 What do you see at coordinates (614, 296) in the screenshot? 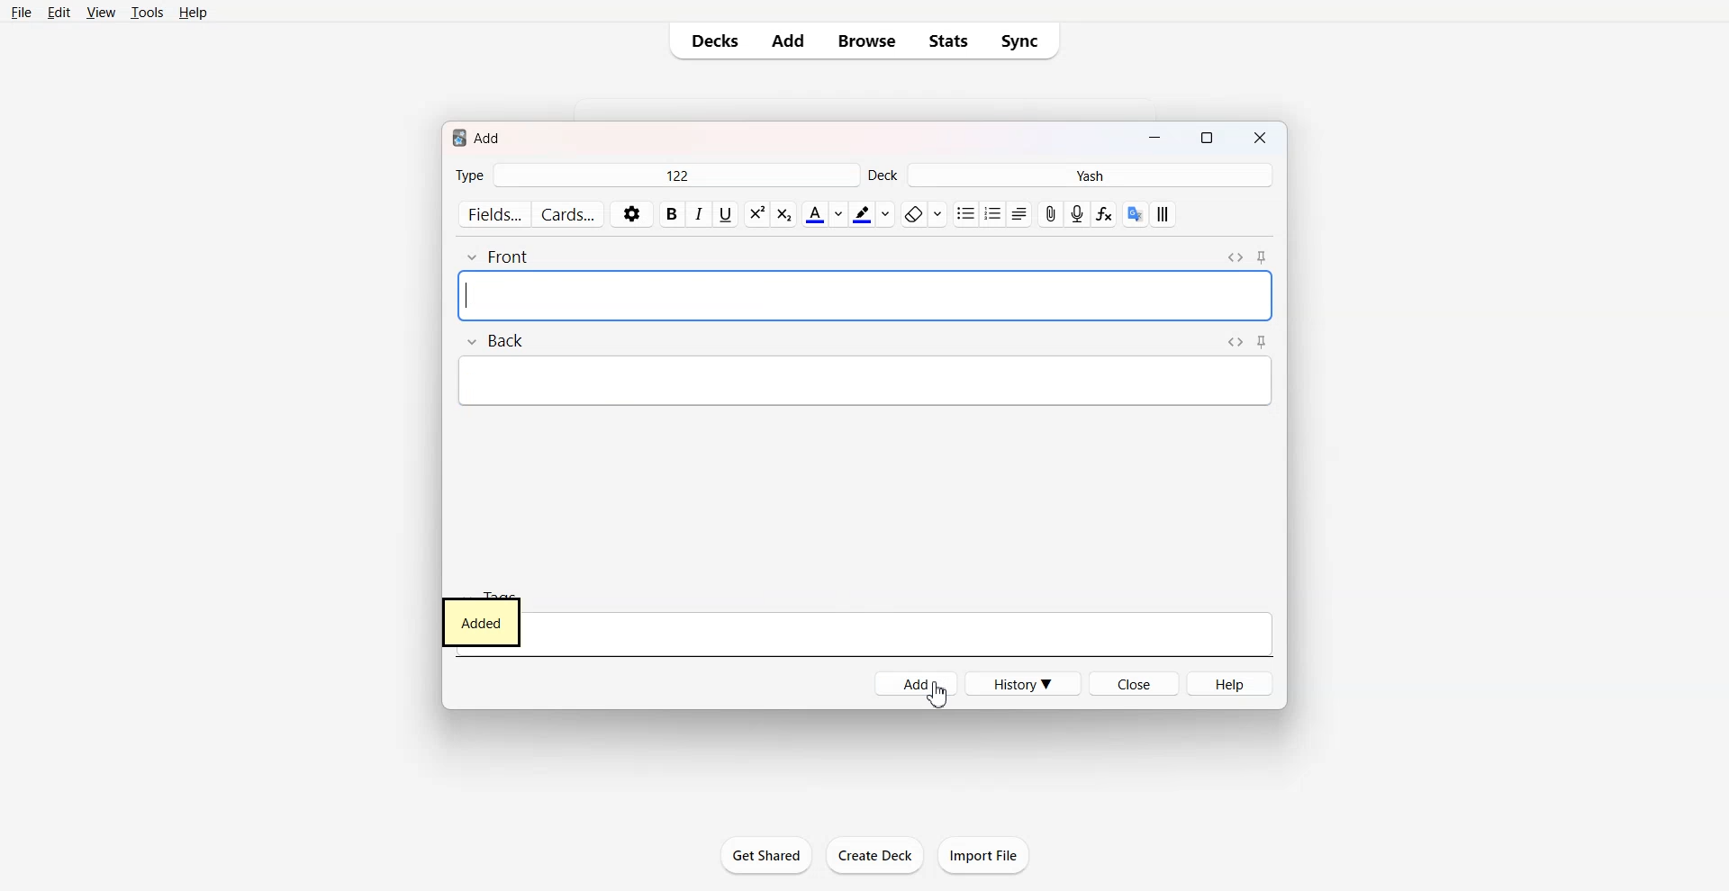
I see `Text` at bounding box center [614, 296].